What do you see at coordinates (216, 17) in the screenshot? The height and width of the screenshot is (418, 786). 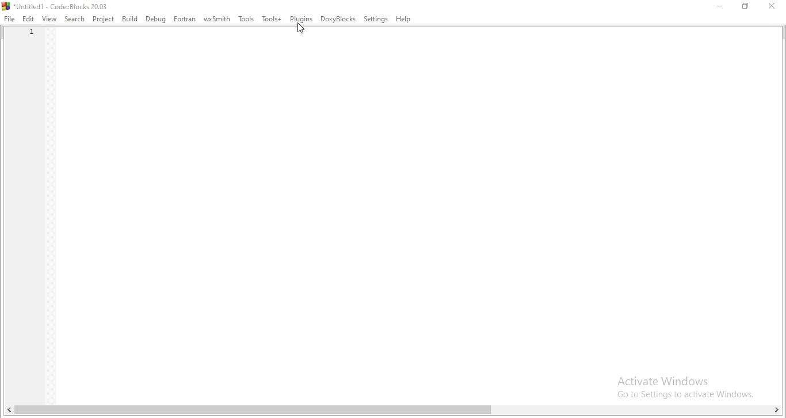 I see `wxSmith` at bounding box center [216, 17].